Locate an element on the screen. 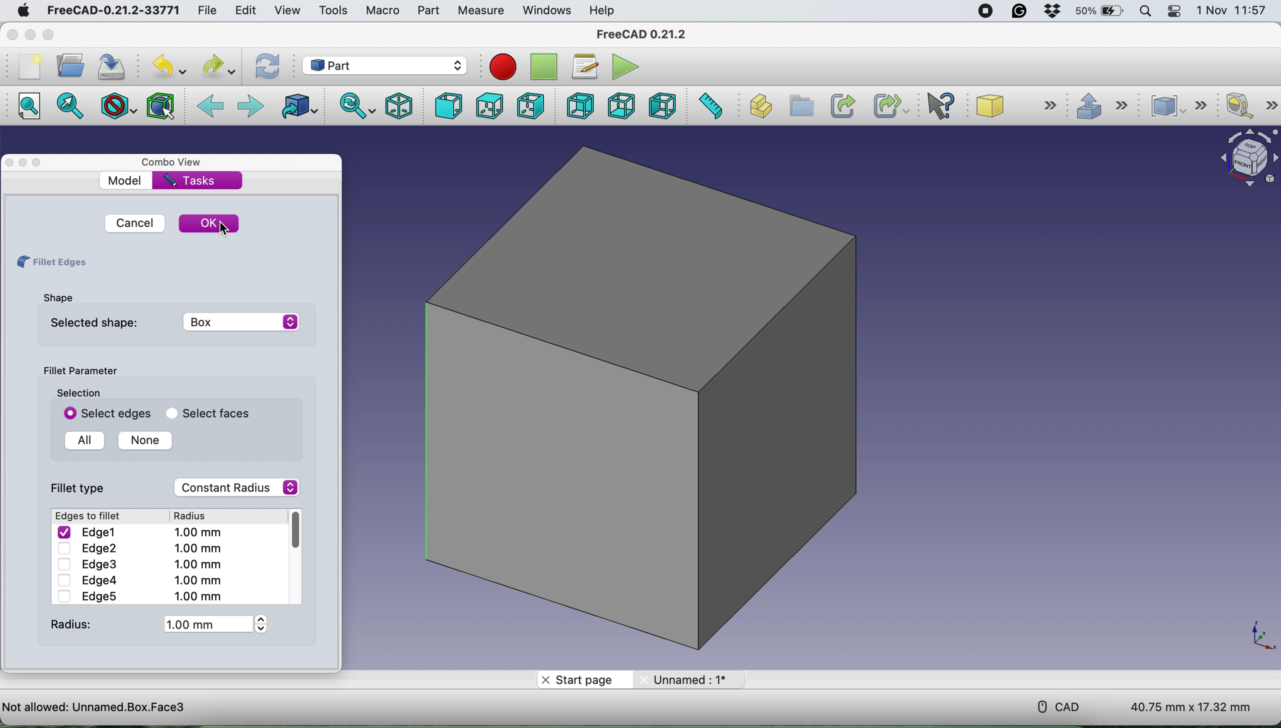 The height and width of the screenshot is (728, 1281). Edge1 is located at coordinates (142, 531).